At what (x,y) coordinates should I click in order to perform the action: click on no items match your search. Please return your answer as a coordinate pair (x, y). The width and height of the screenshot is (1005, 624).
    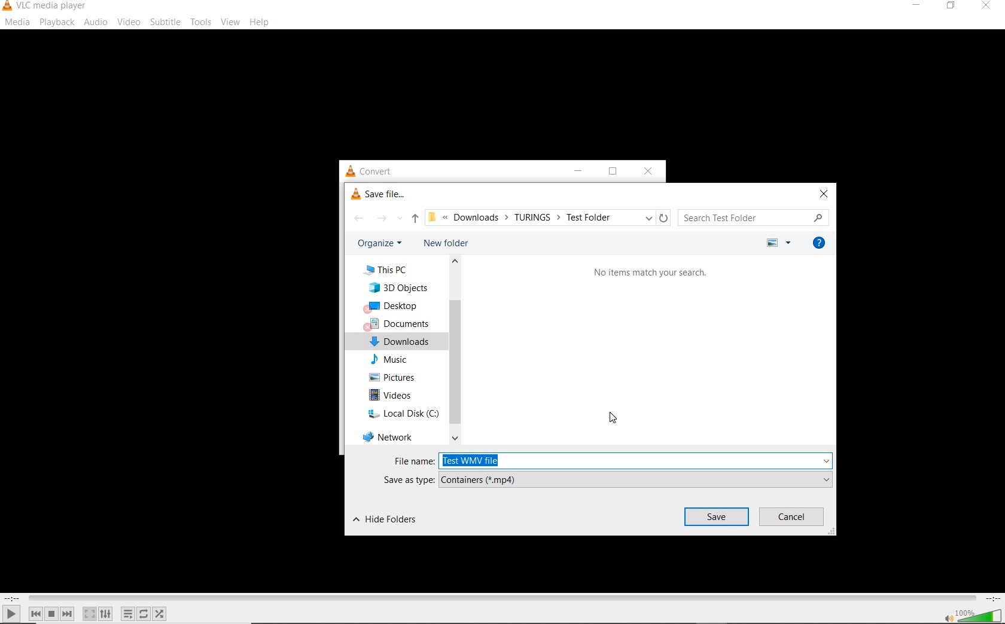
    Looking at the image, I should click on (650, 272).